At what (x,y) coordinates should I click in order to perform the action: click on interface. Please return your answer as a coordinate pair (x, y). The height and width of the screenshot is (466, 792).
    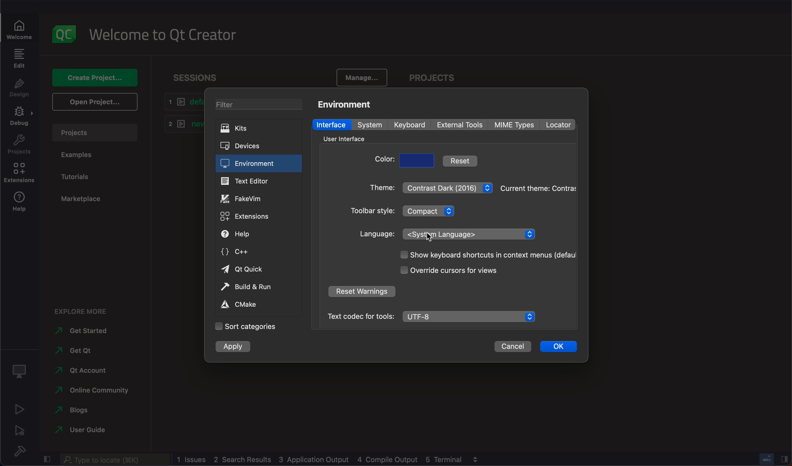
    Looking at the image, I should click on (332, 125).